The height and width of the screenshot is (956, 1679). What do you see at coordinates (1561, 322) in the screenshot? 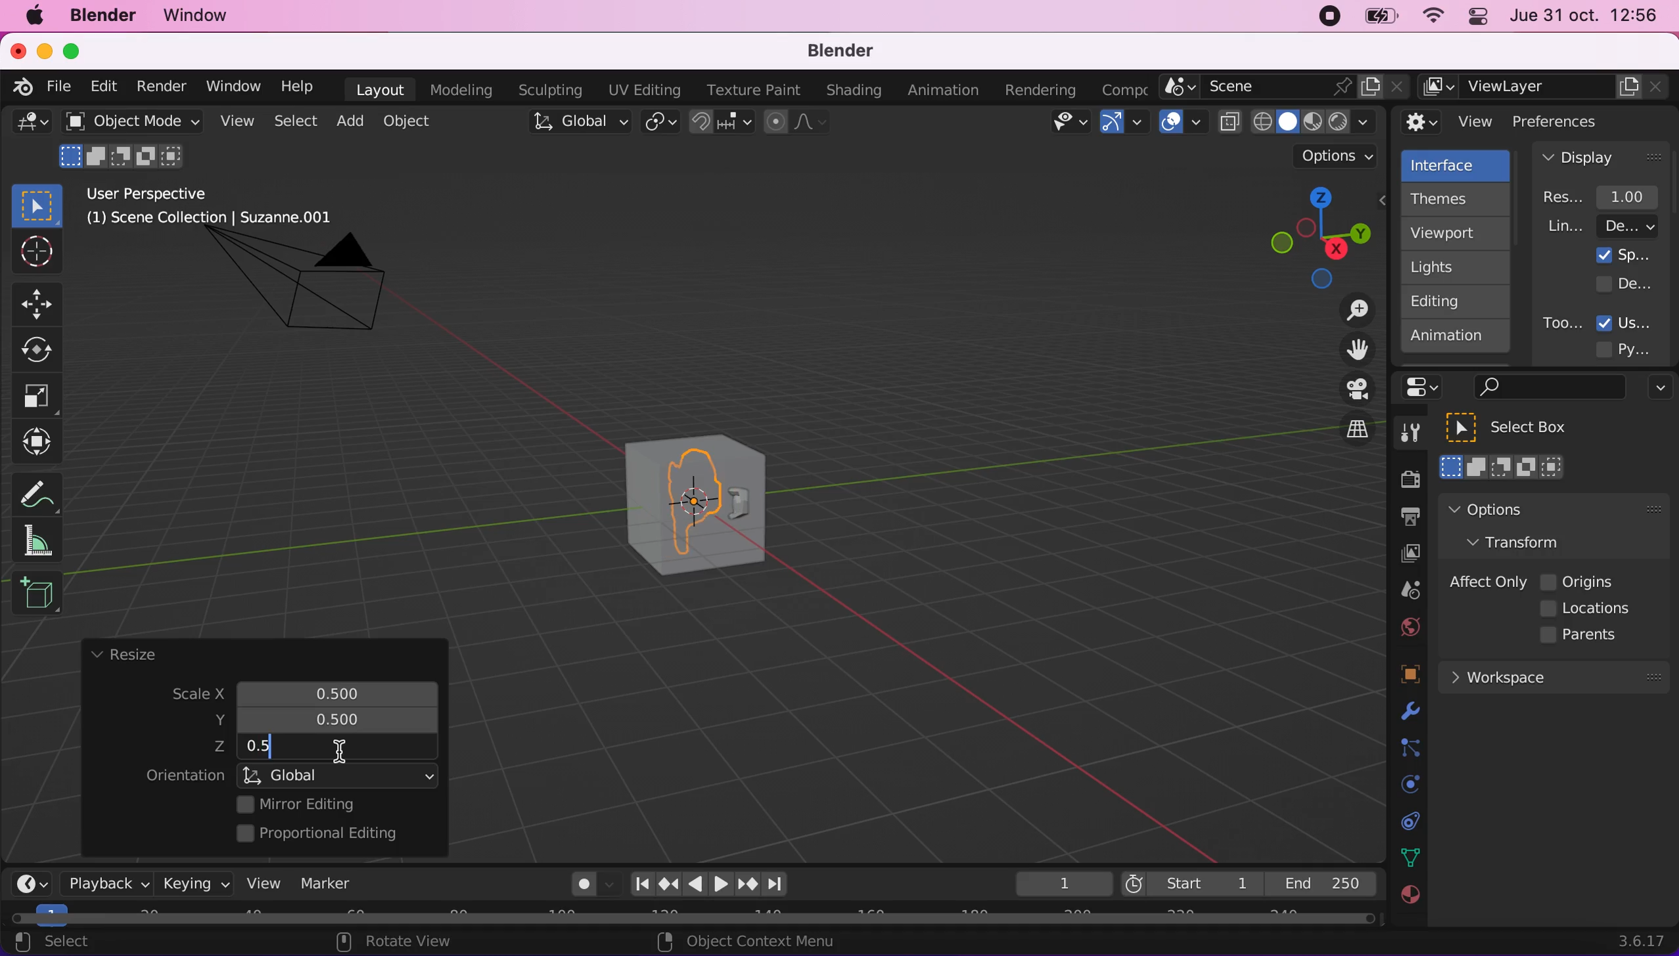
I see `tooltips` at bounding box center [1561, 322].